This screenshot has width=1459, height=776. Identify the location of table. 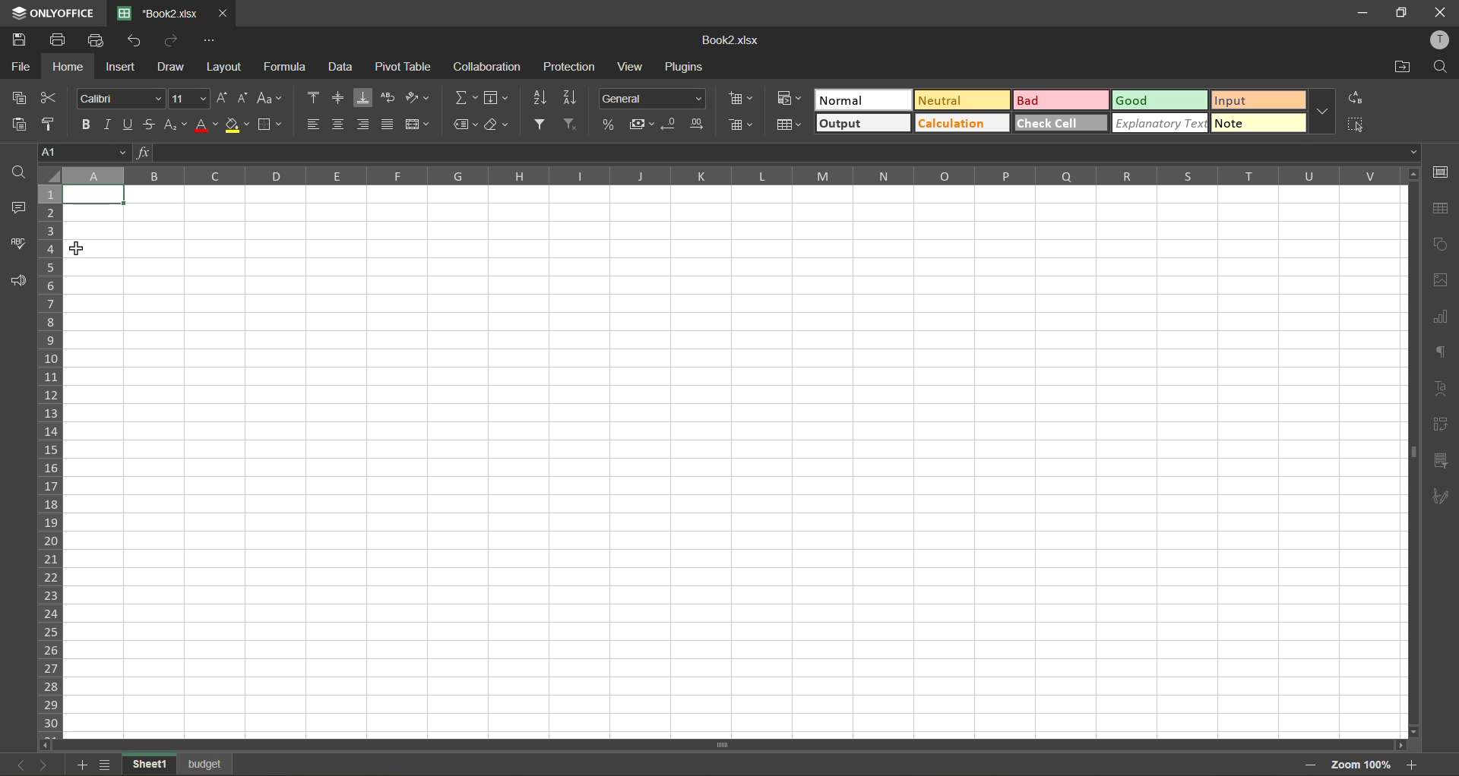
(1445, 210).